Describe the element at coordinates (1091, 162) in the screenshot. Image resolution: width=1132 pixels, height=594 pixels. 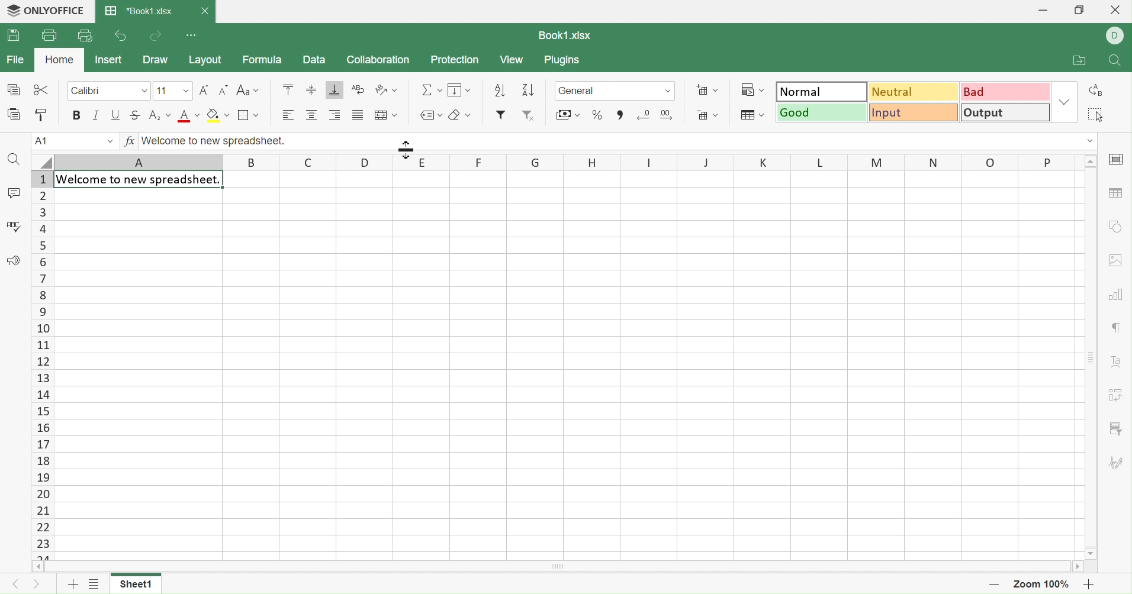
I see `Drop Down` at that location.